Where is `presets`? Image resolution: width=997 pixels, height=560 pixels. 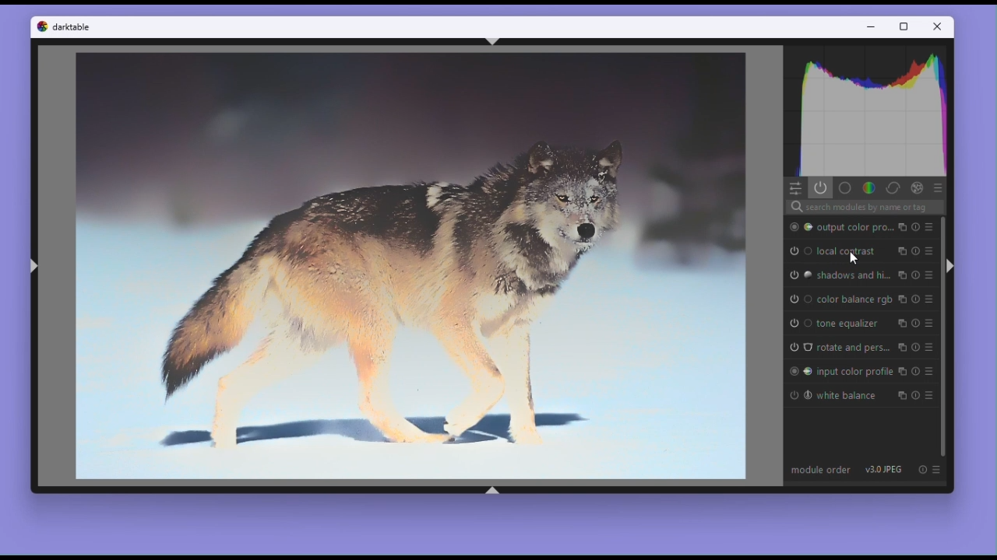 presets is located at coordinates (934, 368).